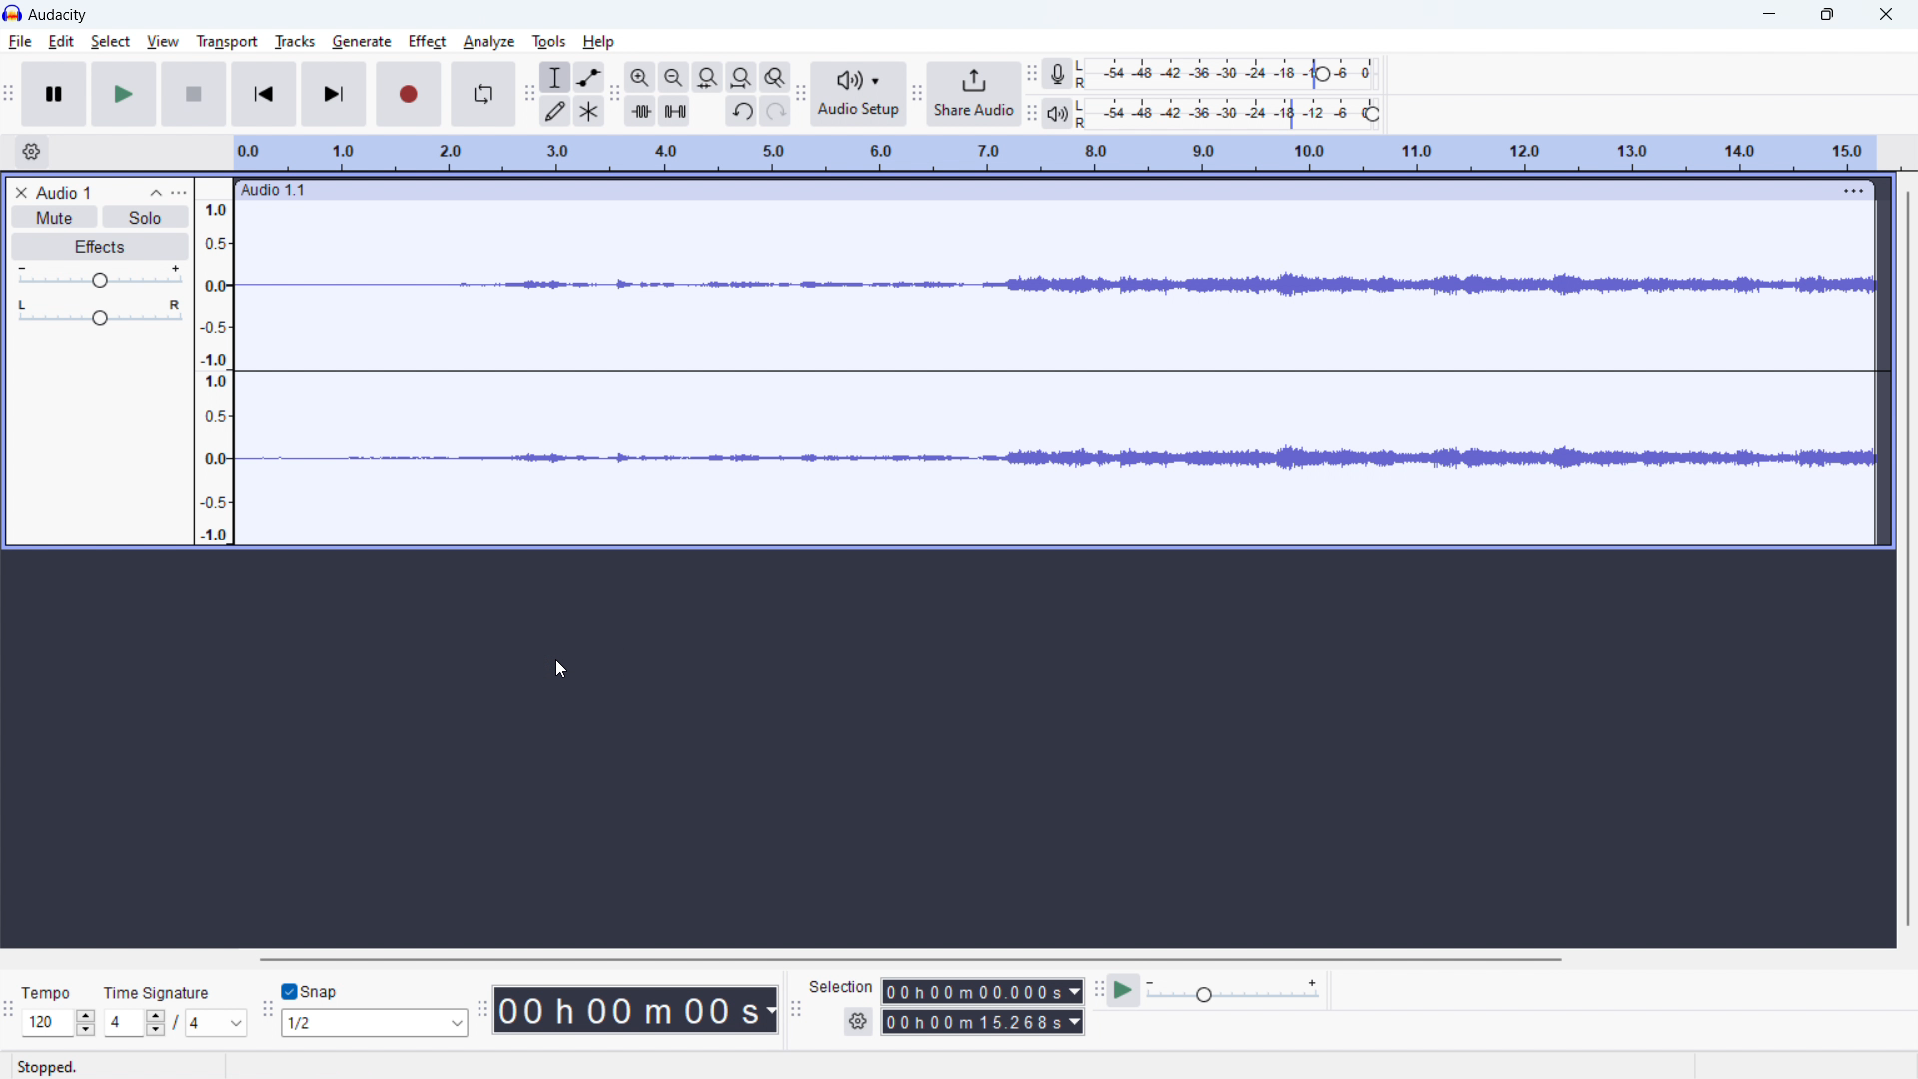 The image size is (1918, 1079). Describe the element at coordinates (1234, 114) in the screenshot. I see `playback level` at that location.